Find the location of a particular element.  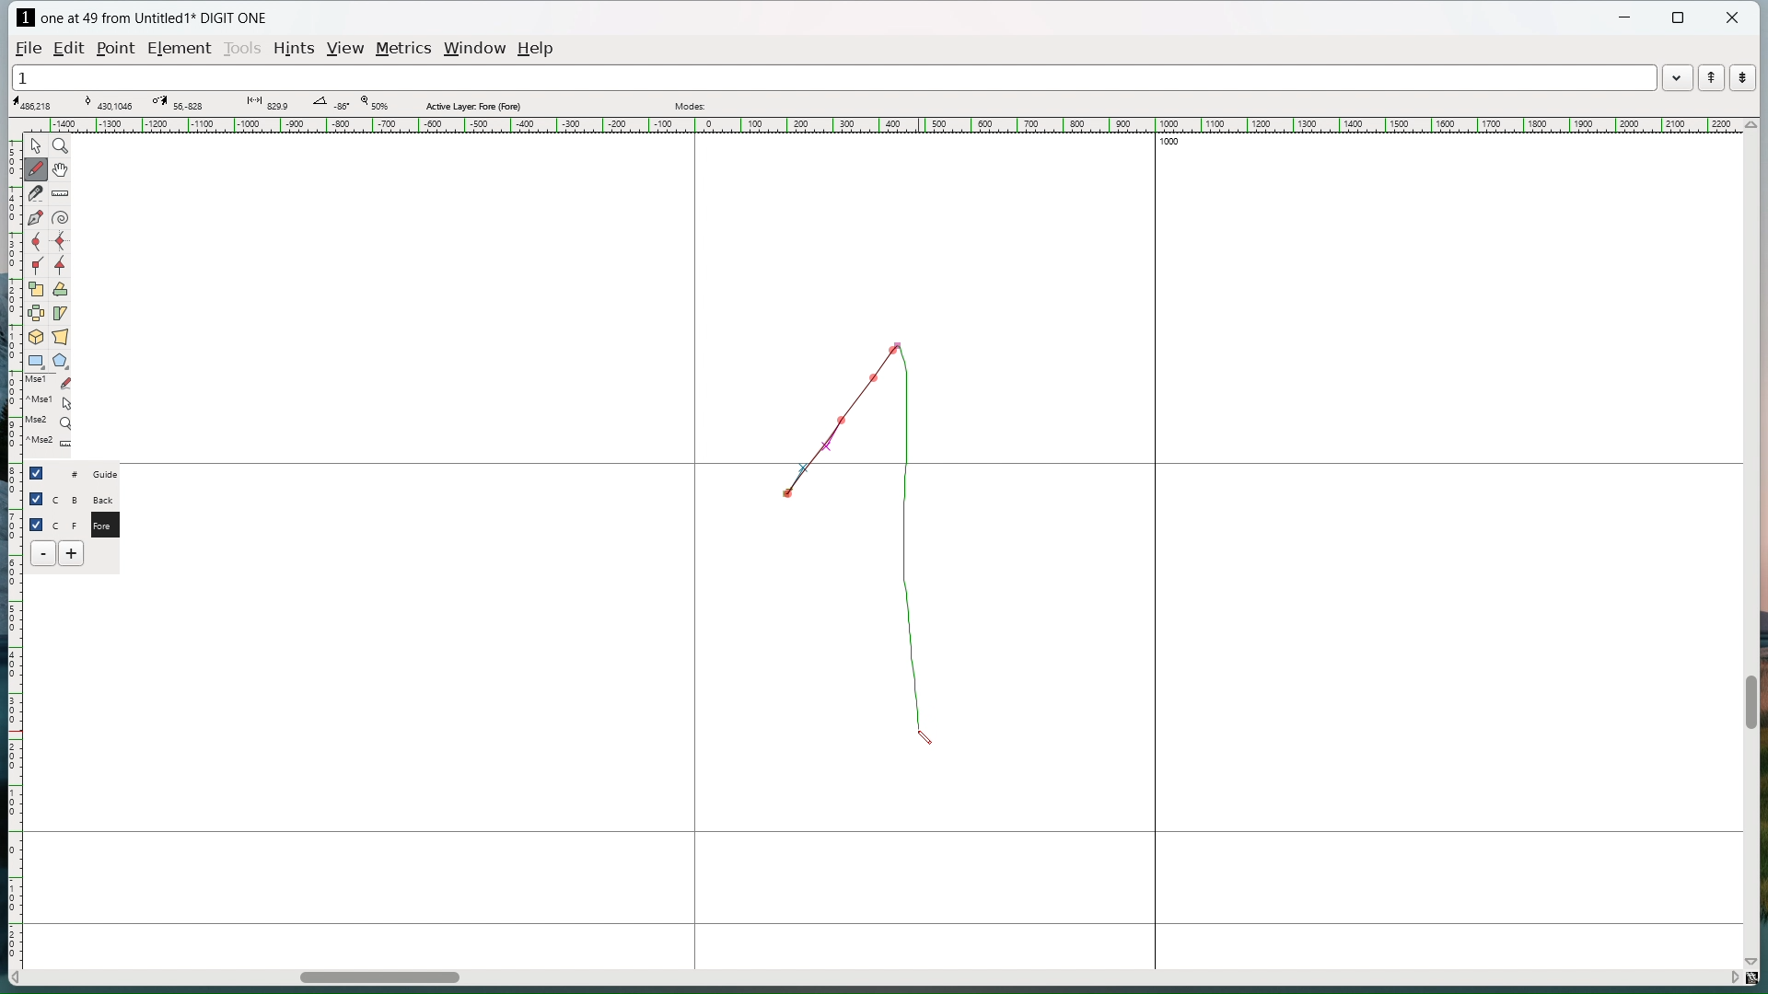

delete layer is located at coordinates (43, 553).